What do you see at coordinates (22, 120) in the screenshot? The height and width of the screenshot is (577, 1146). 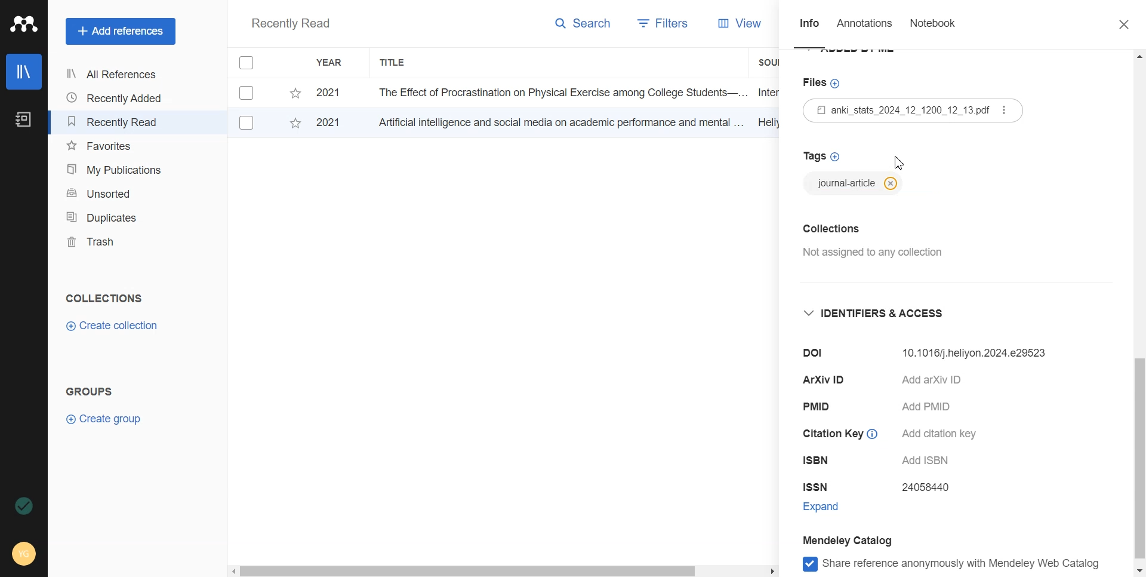 I see `Notebook` at bounding box center [22, 120].